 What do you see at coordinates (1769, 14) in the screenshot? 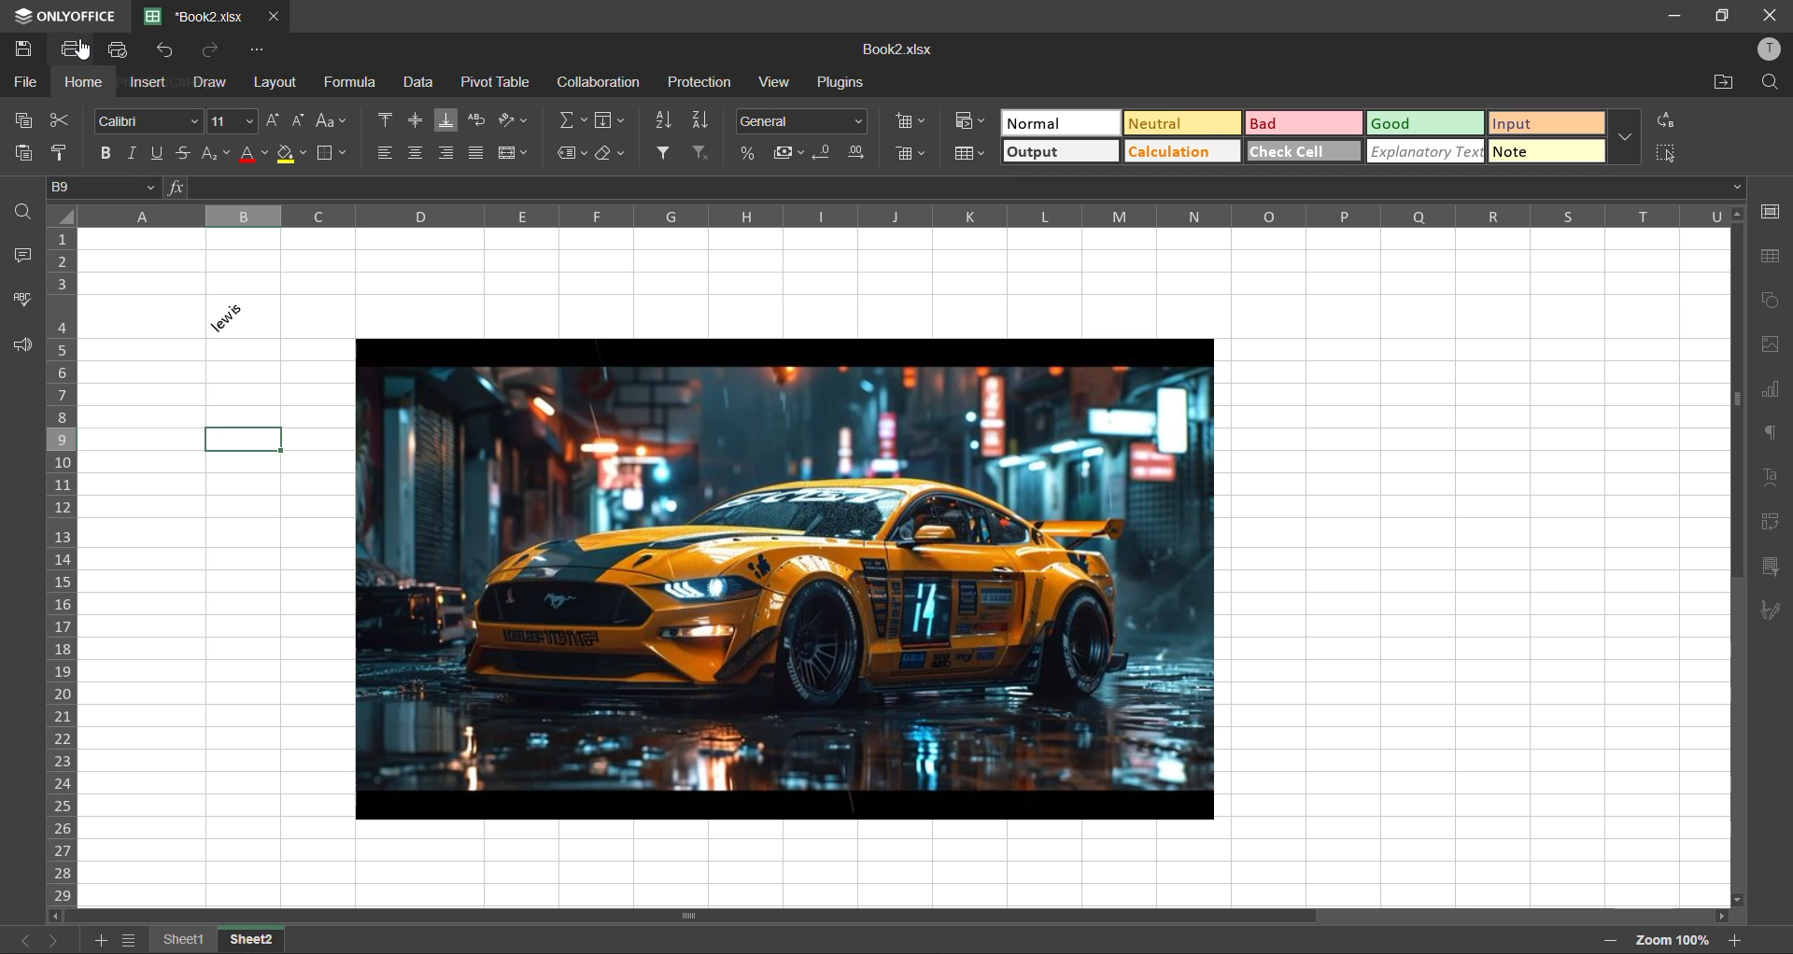
I see `close` at bounding box center [1769, 14].